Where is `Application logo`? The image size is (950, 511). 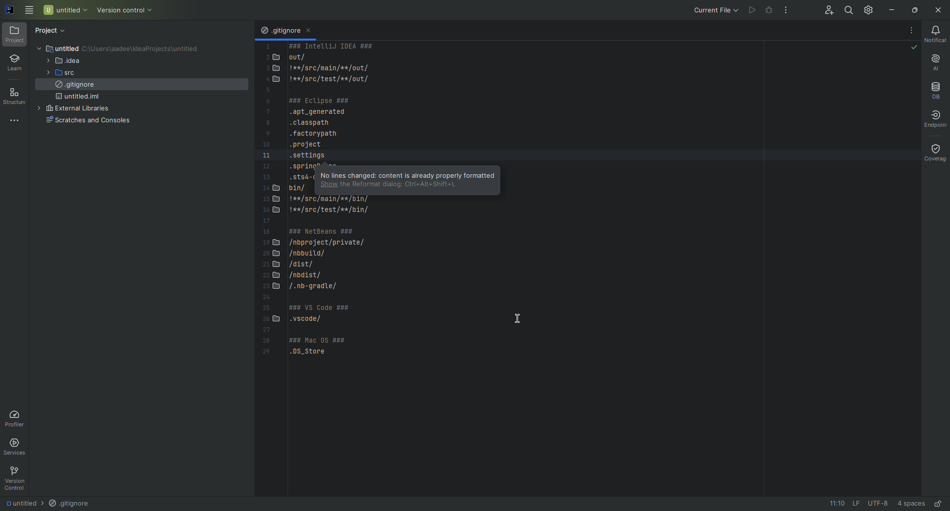
Application logo is located at coordinates (9, 8).